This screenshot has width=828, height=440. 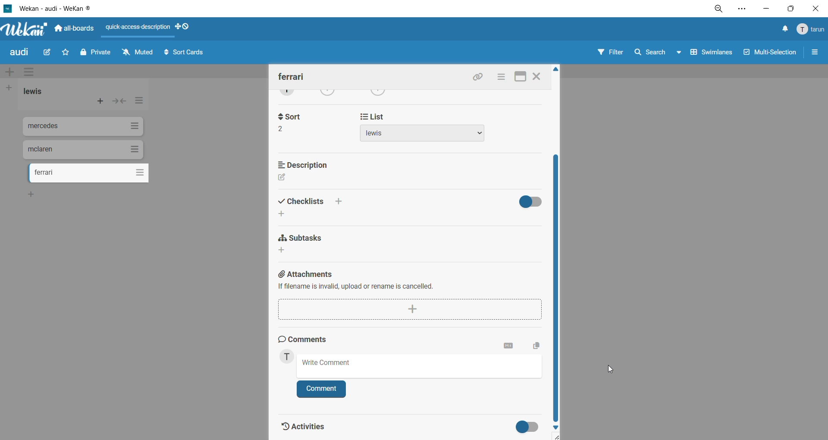 What do you see at coordinates (295, 122) in the screenshot?
I see `sort` at bounding box center [295, 122].